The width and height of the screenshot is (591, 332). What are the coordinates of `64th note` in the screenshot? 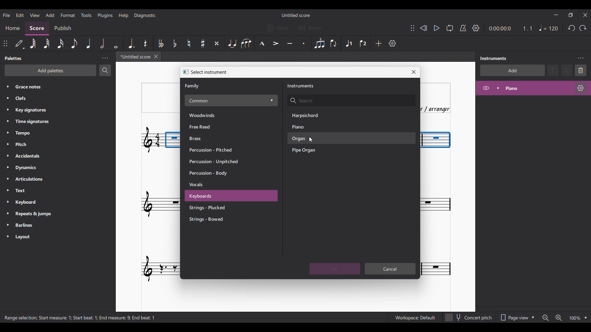 It's located at (33, 43).